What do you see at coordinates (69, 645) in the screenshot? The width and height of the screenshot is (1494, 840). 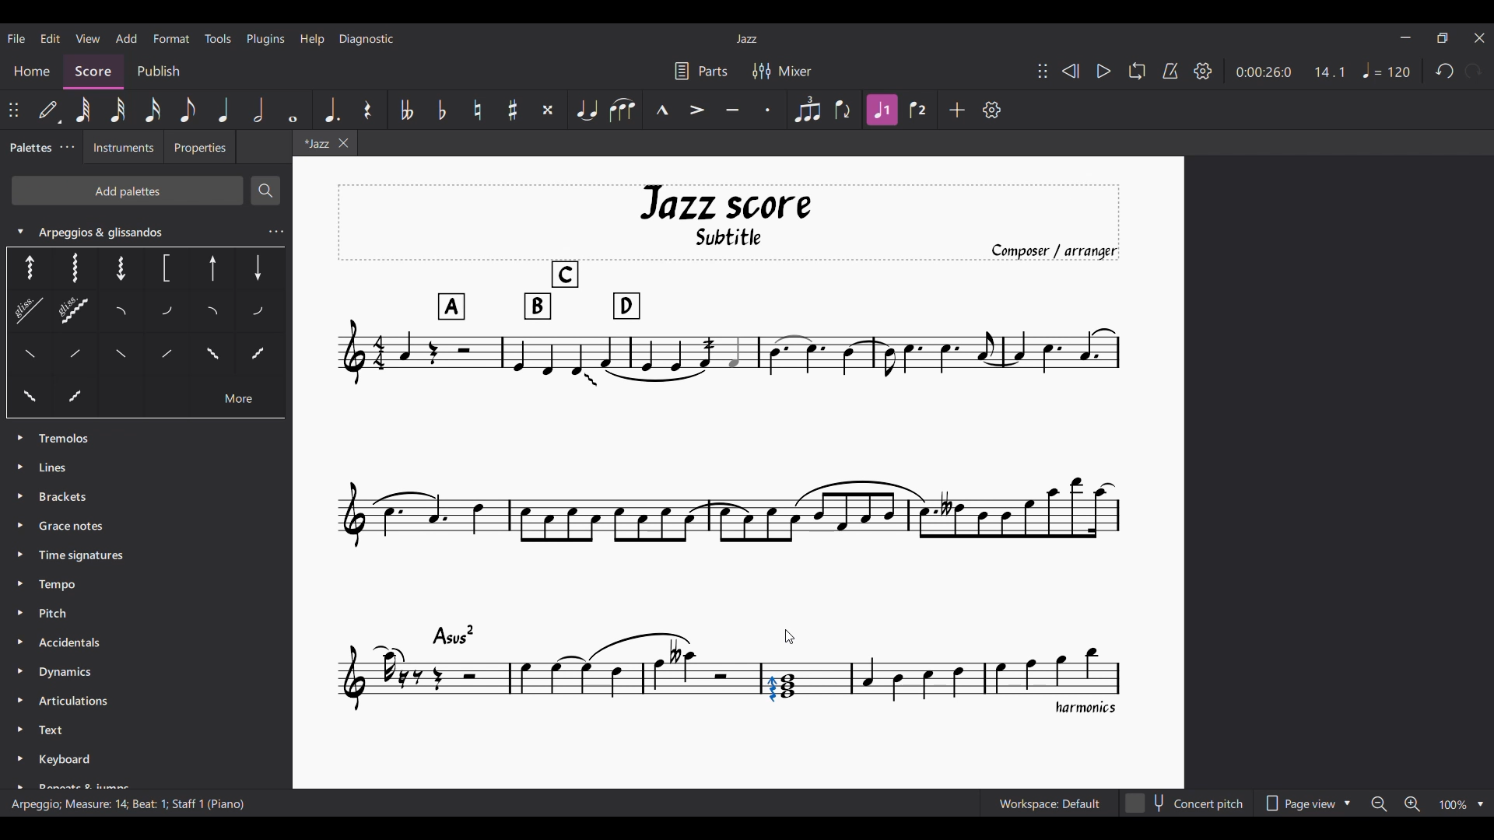 I see `Accidentals` at bounding box center [69, 645].